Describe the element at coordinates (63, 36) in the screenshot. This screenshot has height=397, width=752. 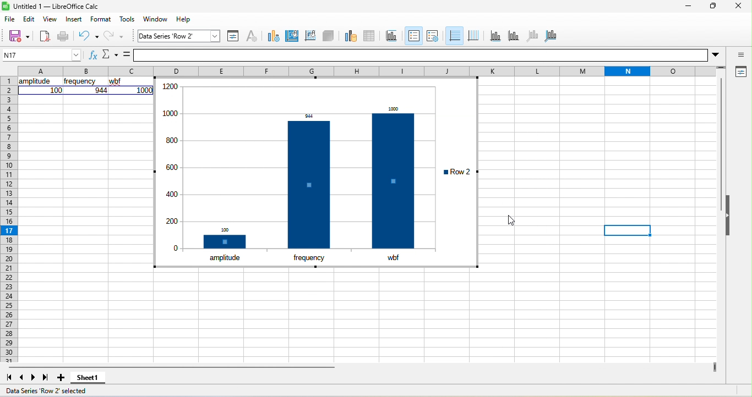
I see `print` at that location.